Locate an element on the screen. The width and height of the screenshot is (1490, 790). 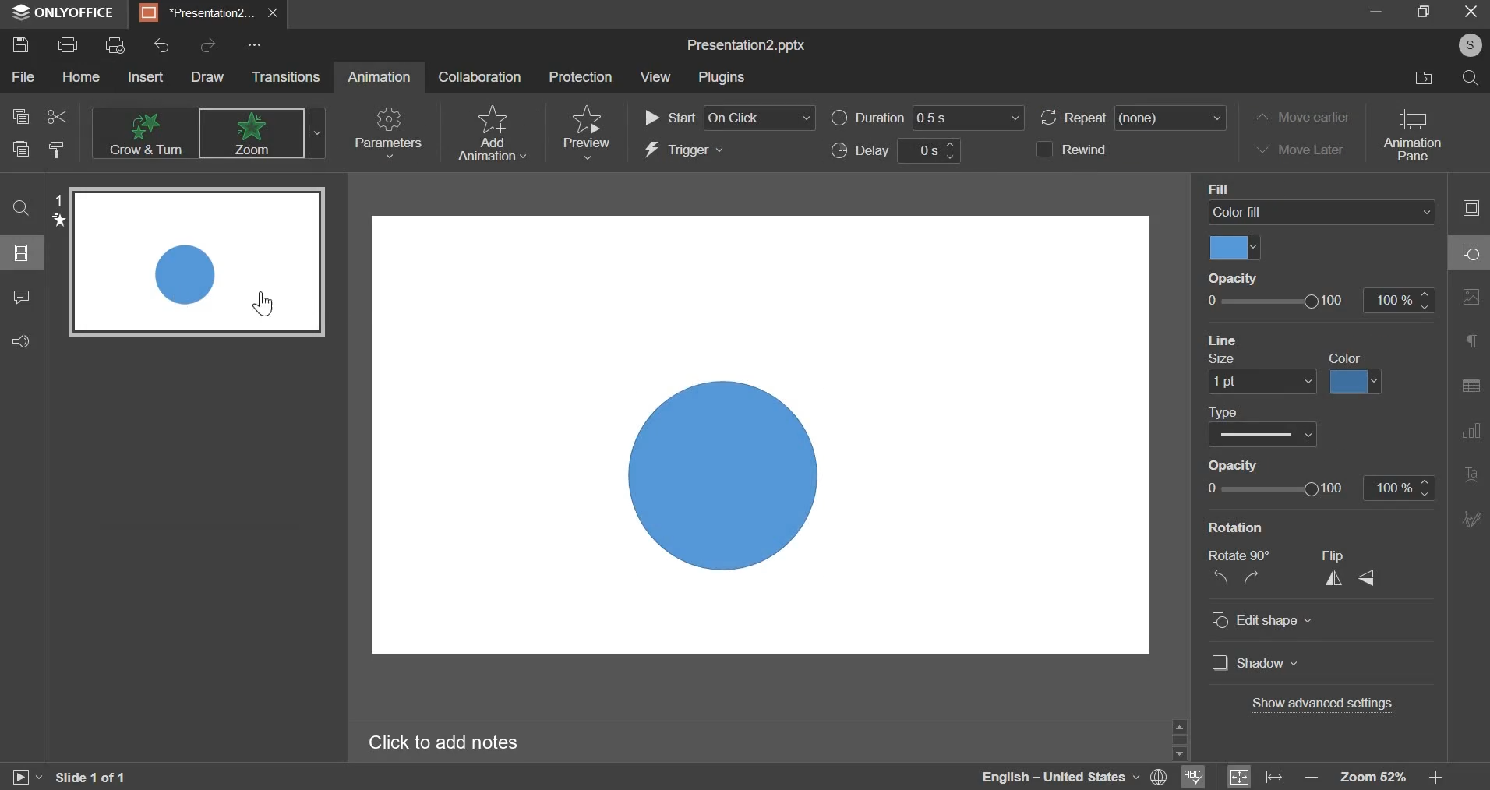
parameters is located at coordinates (387, 134).